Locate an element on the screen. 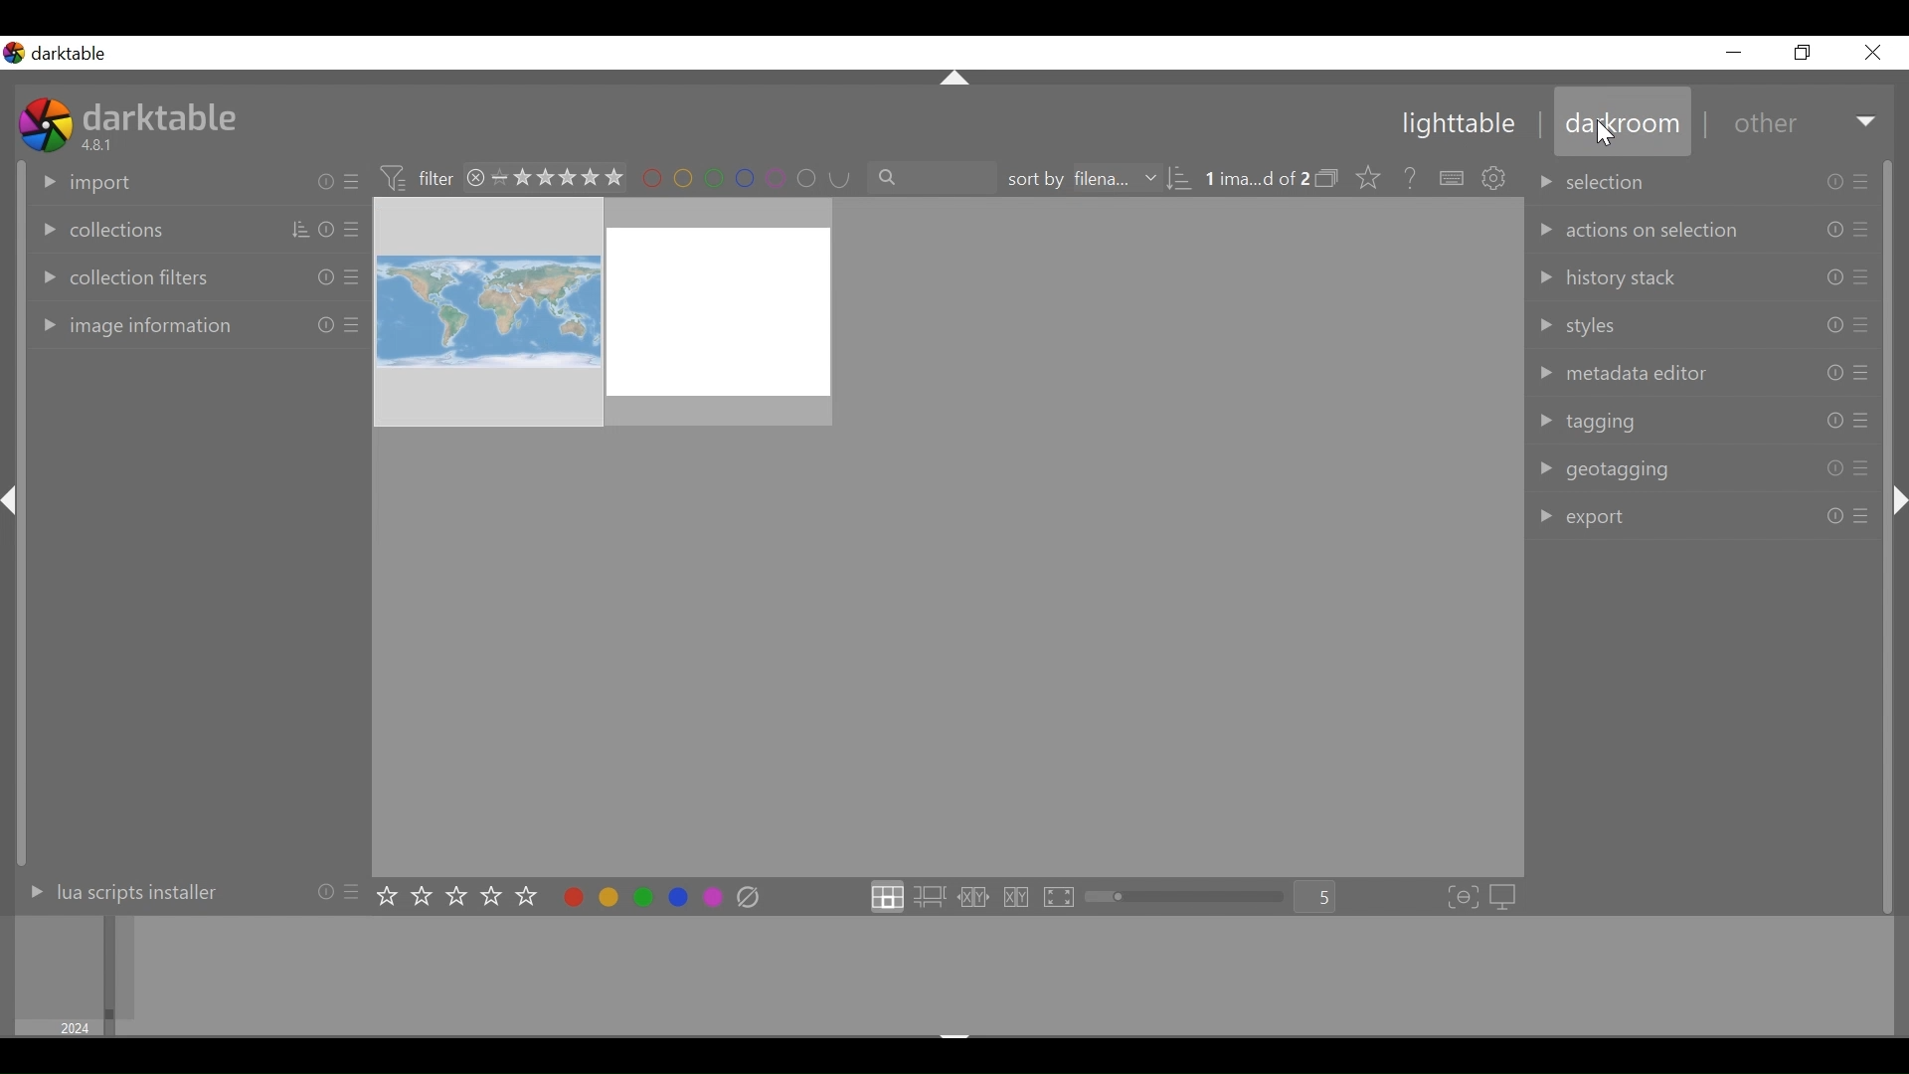  Close is located at coordinates (1871, 51).